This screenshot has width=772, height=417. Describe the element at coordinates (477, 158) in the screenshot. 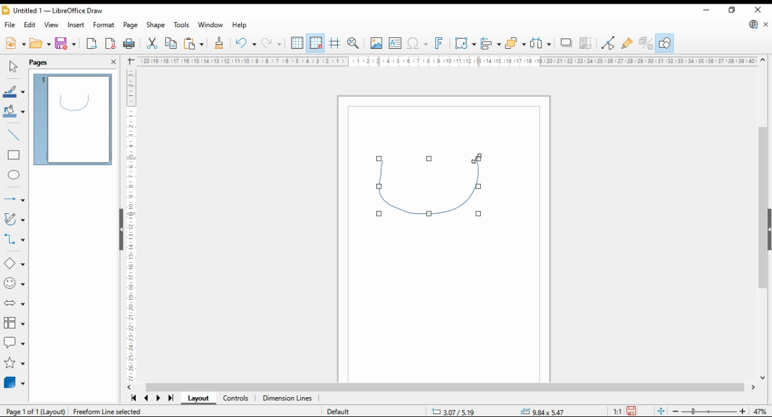

I see `mouse pointer` at that location.